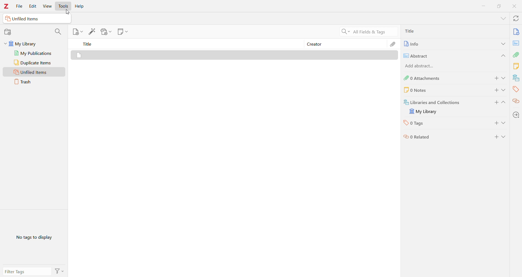 This screenshot has height=277, width=522. I want to click on Locate, so click(516, 115).